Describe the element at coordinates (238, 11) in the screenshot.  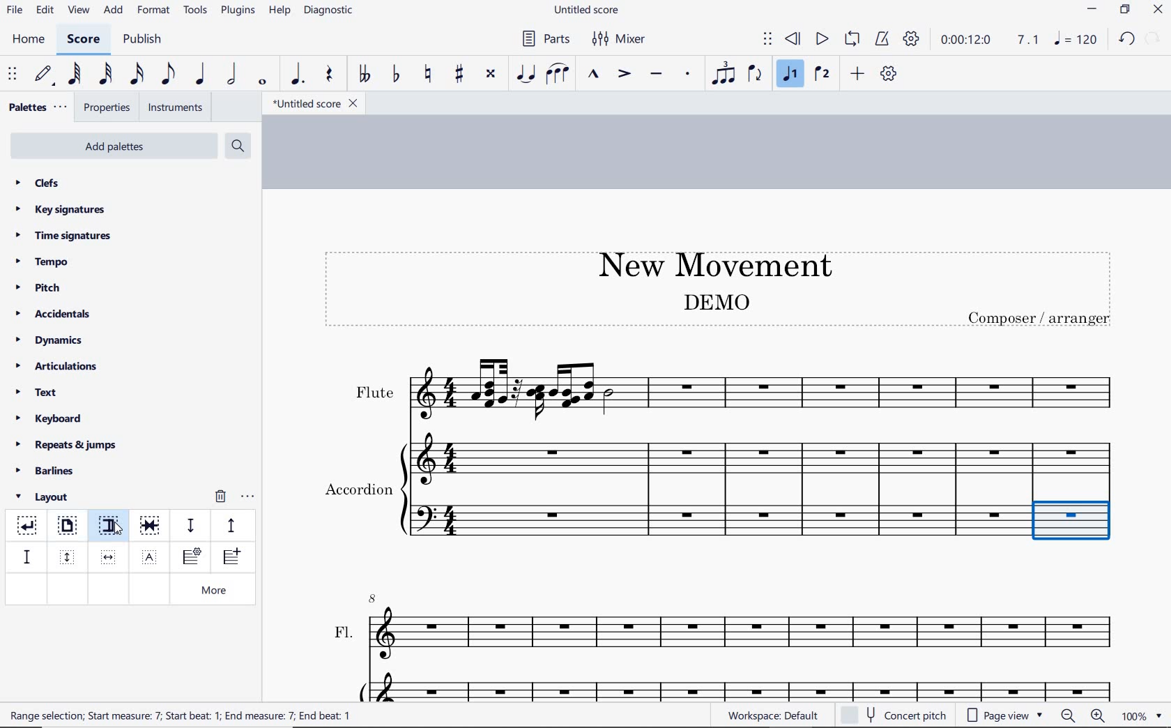
I see `plugins` at that location.